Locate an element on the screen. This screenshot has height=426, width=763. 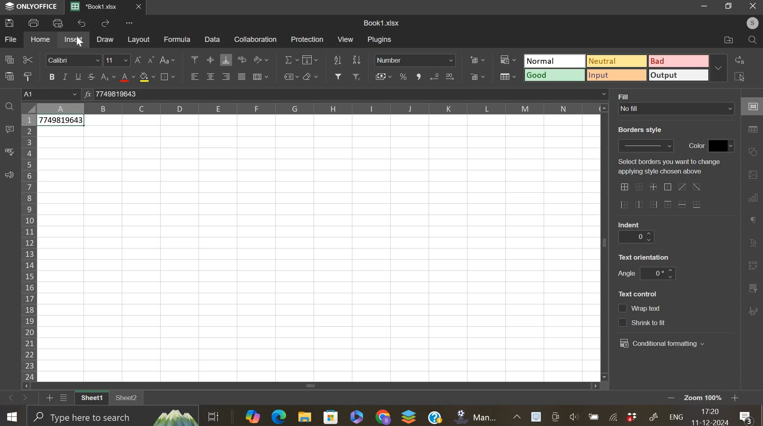
spelling is located at coordinates (9, 152).